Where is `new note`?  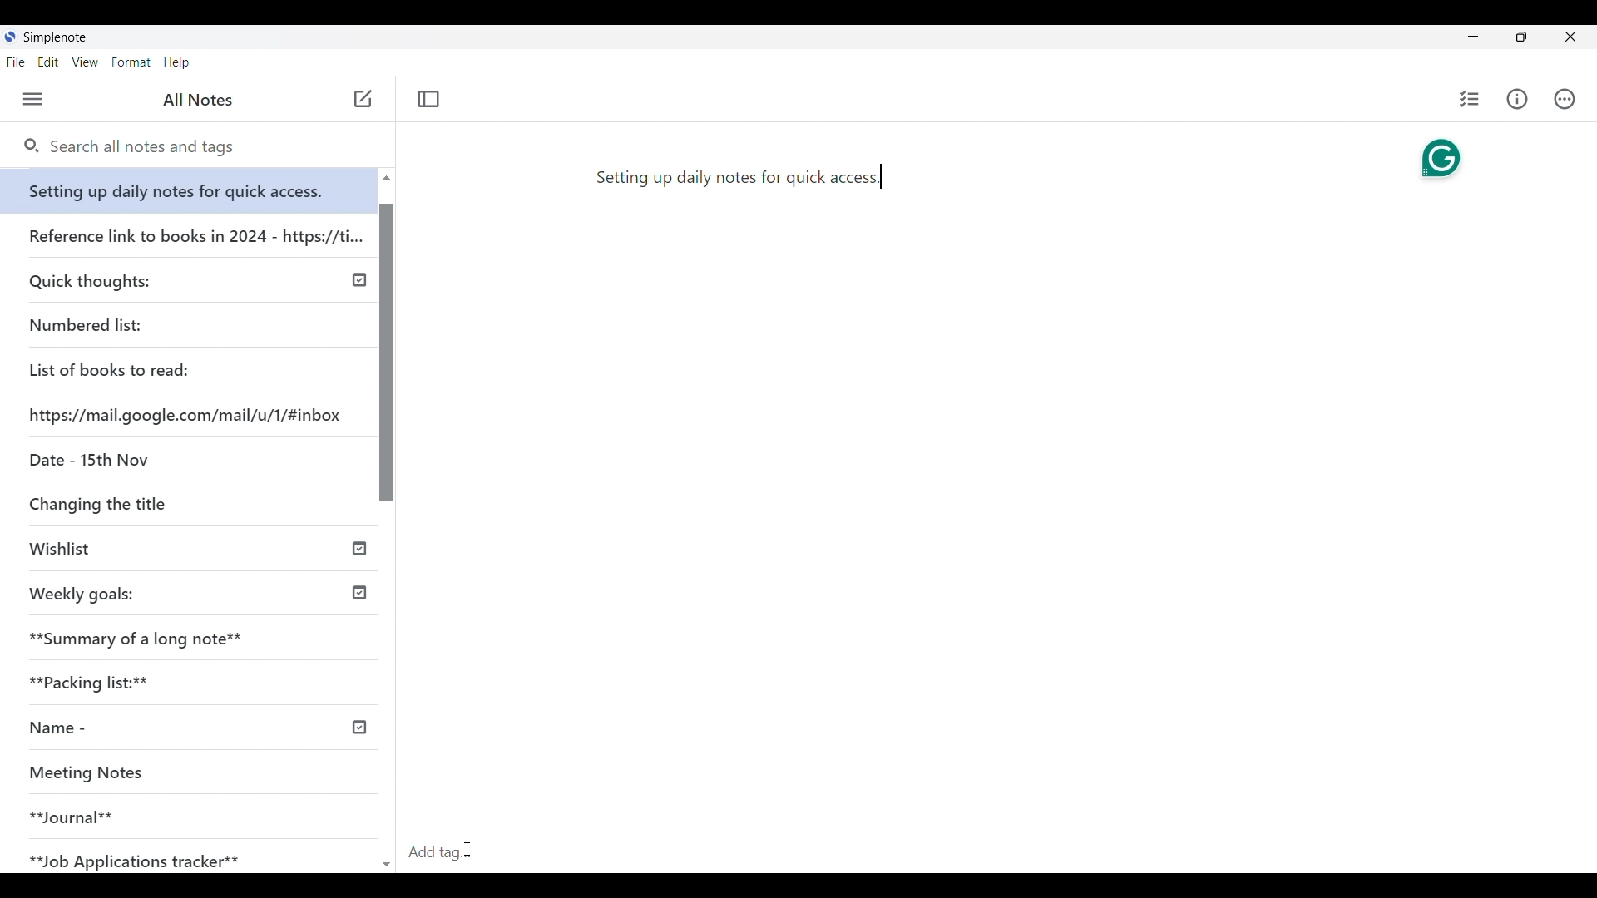 new note is located at coordinates (363, 100).